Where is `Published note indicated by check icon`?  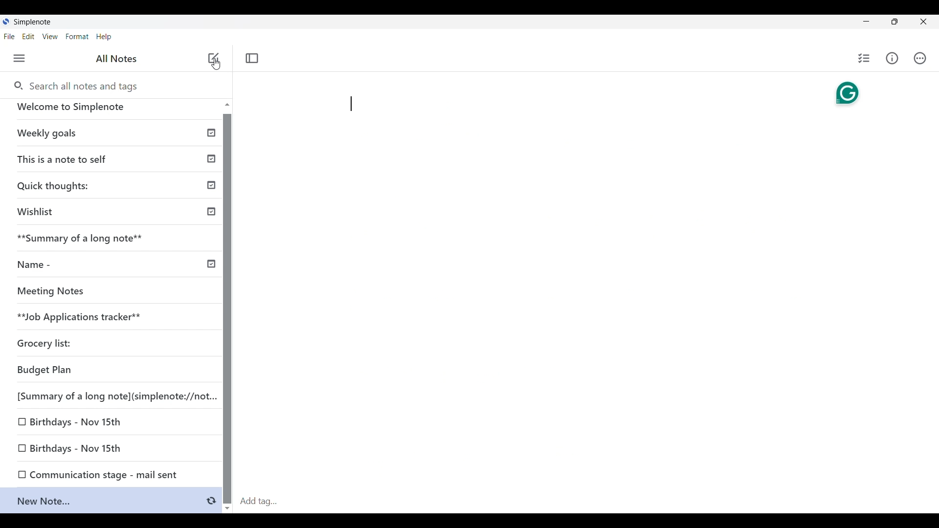
Published note indicated by check icon is located at coordinates (114, 189).